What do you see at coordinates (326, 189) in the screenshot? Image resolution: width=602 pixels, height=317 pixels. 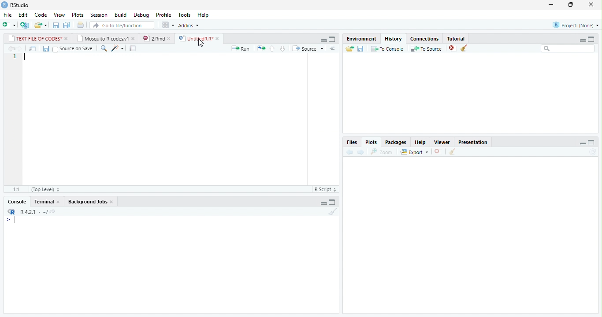 I see `R Script` at bounding box center [326, 189].